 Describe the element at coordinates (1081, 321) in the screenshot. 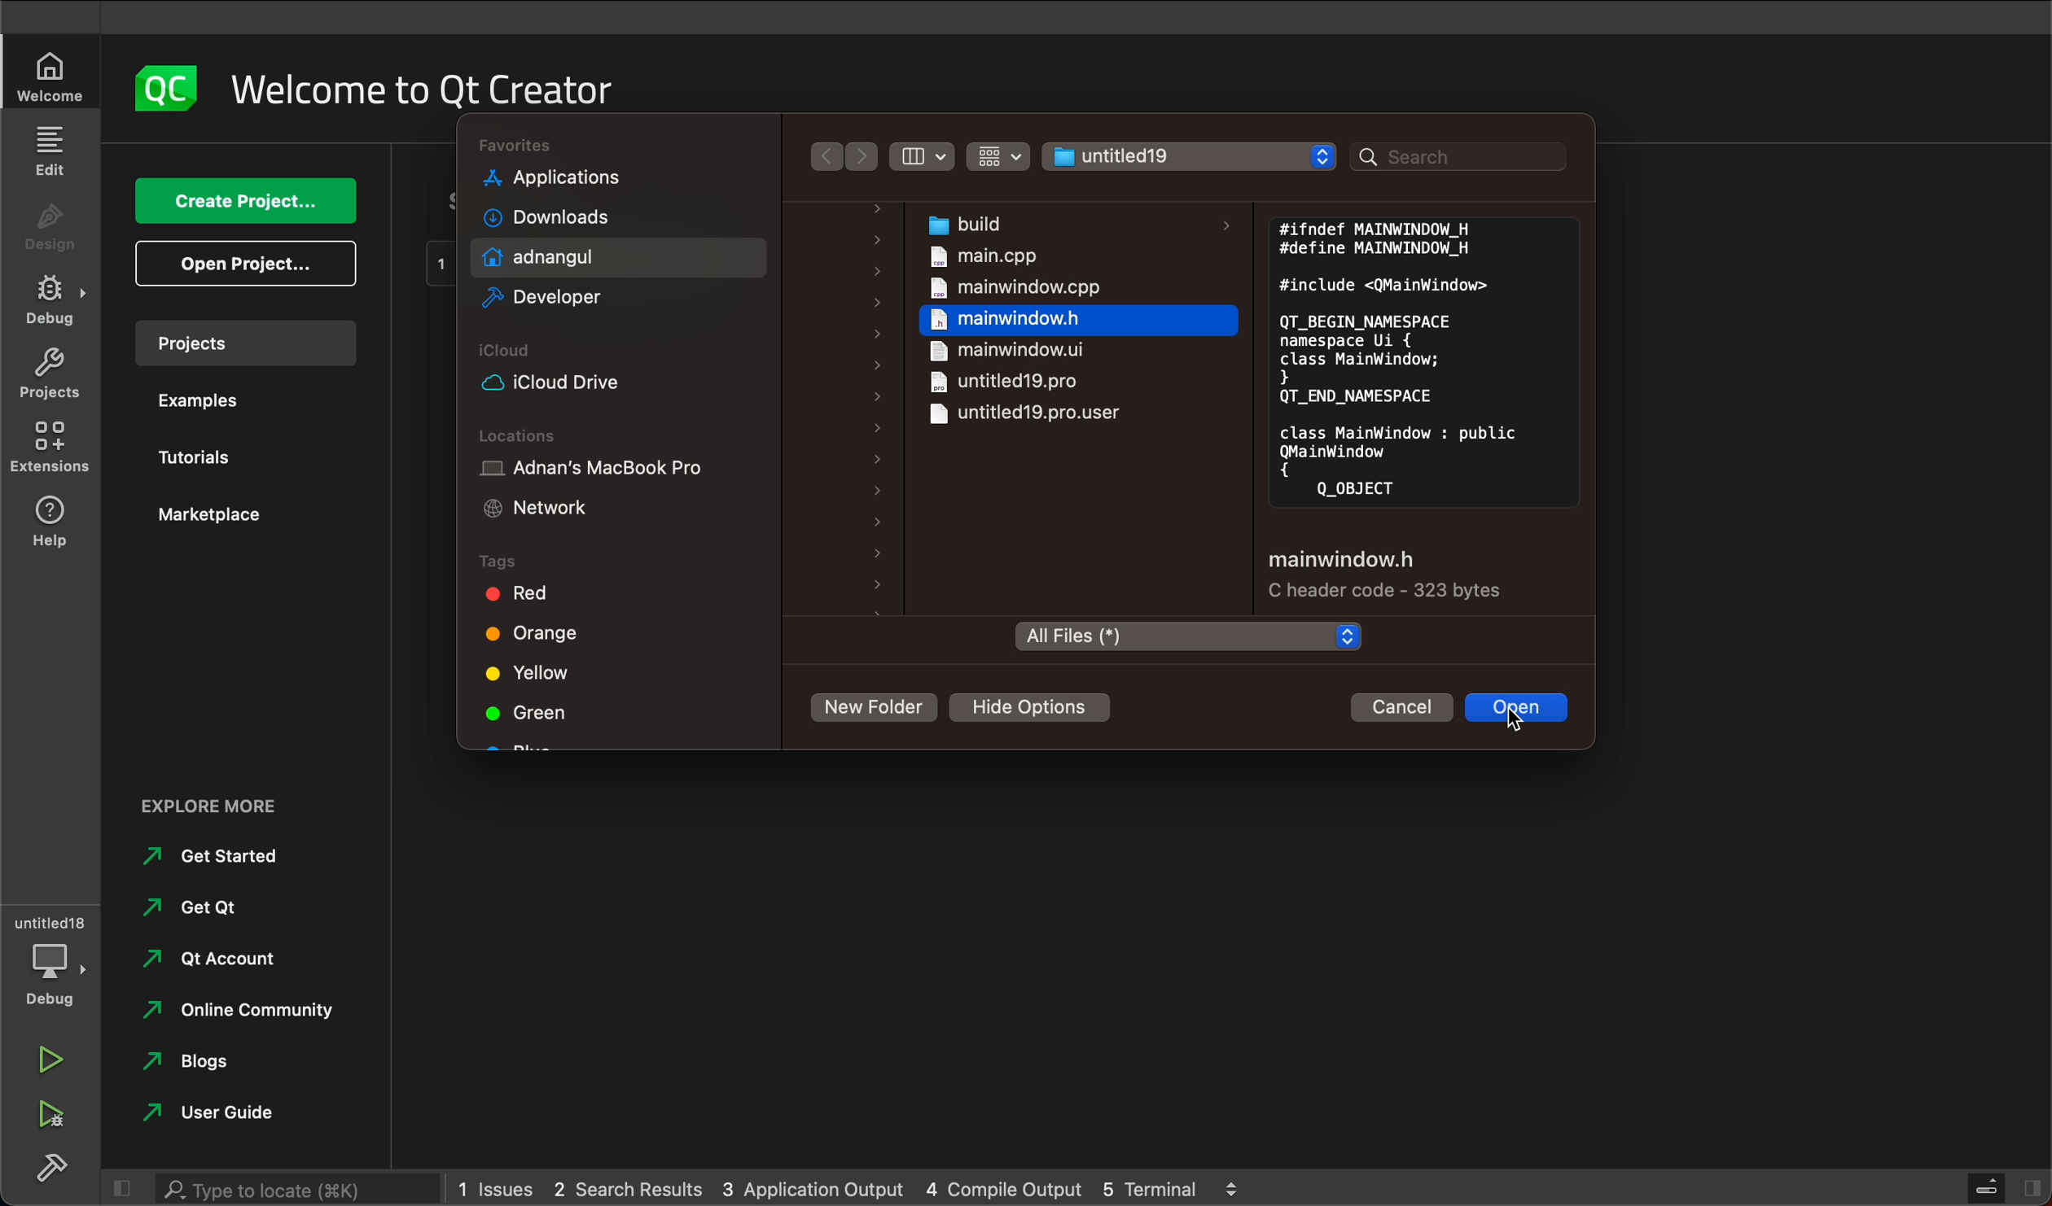

I see `mainwindow` at that location.